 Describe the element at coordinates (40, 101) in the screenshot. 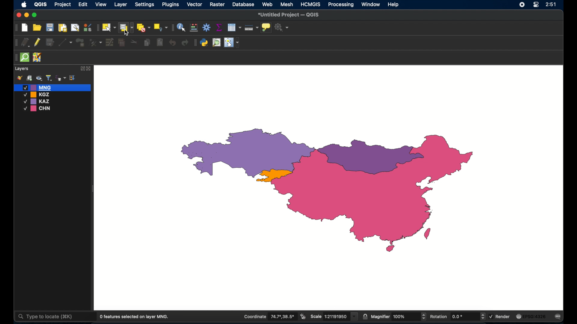

I see `KAZ` at that location.